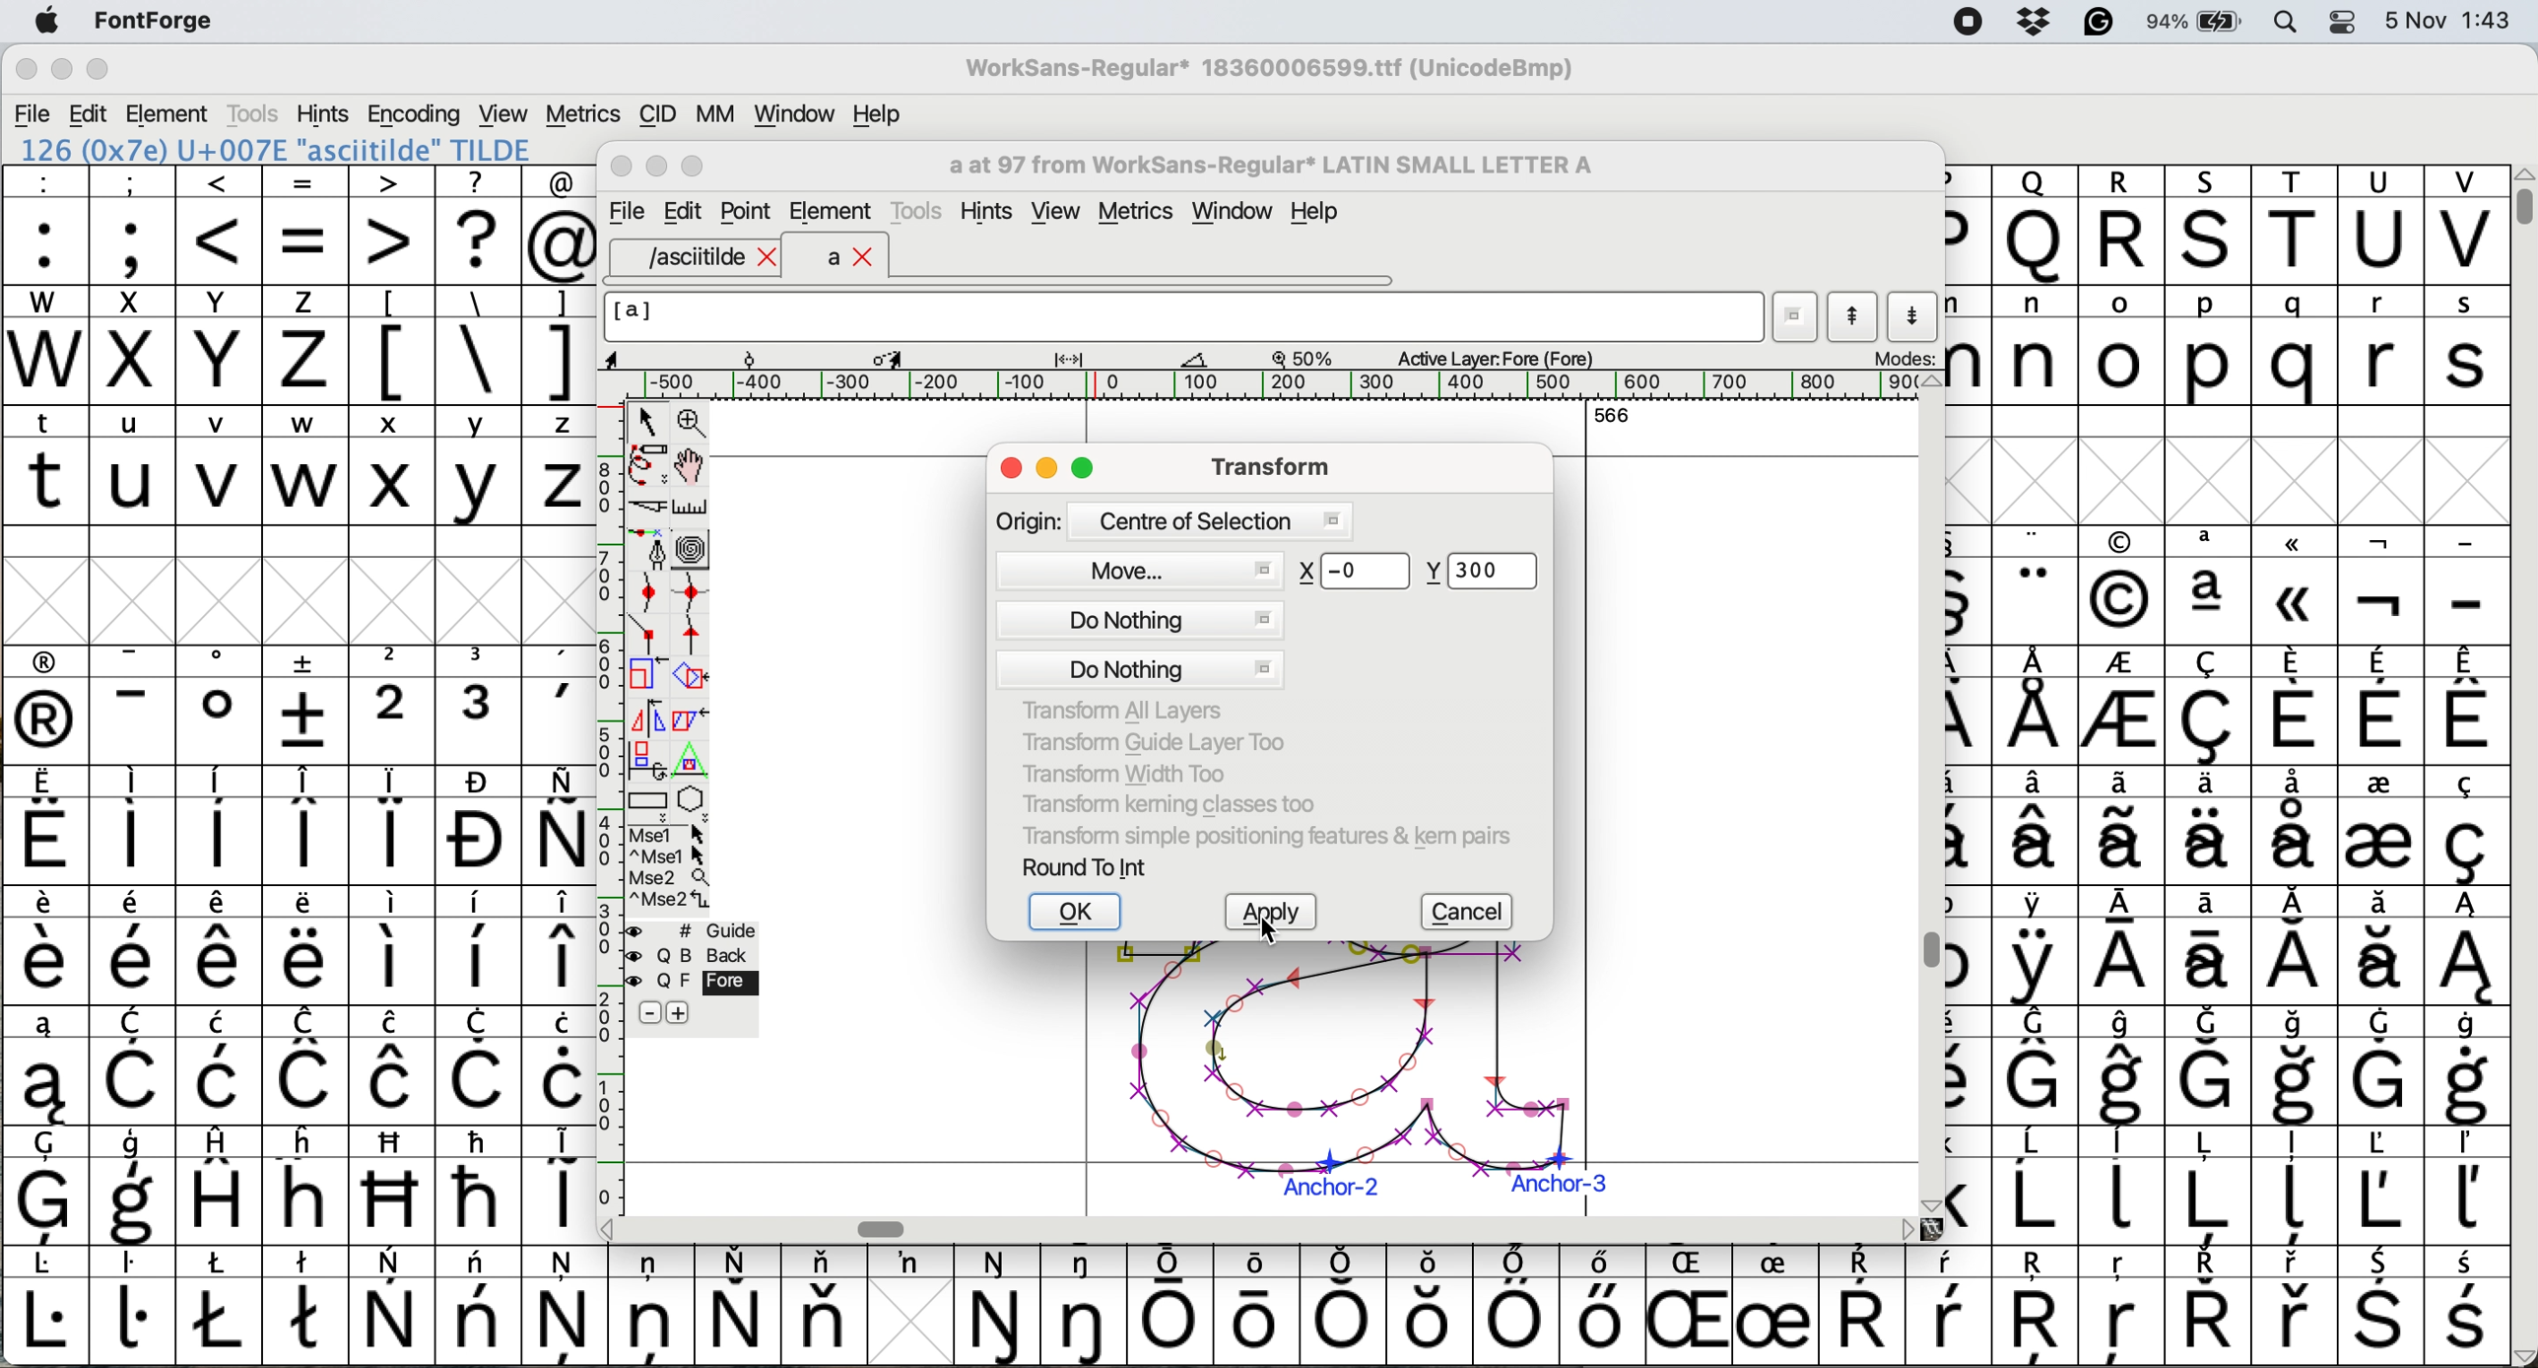 The image size is (2538, 1368). I want to click on symbol, so click(2464, 826).